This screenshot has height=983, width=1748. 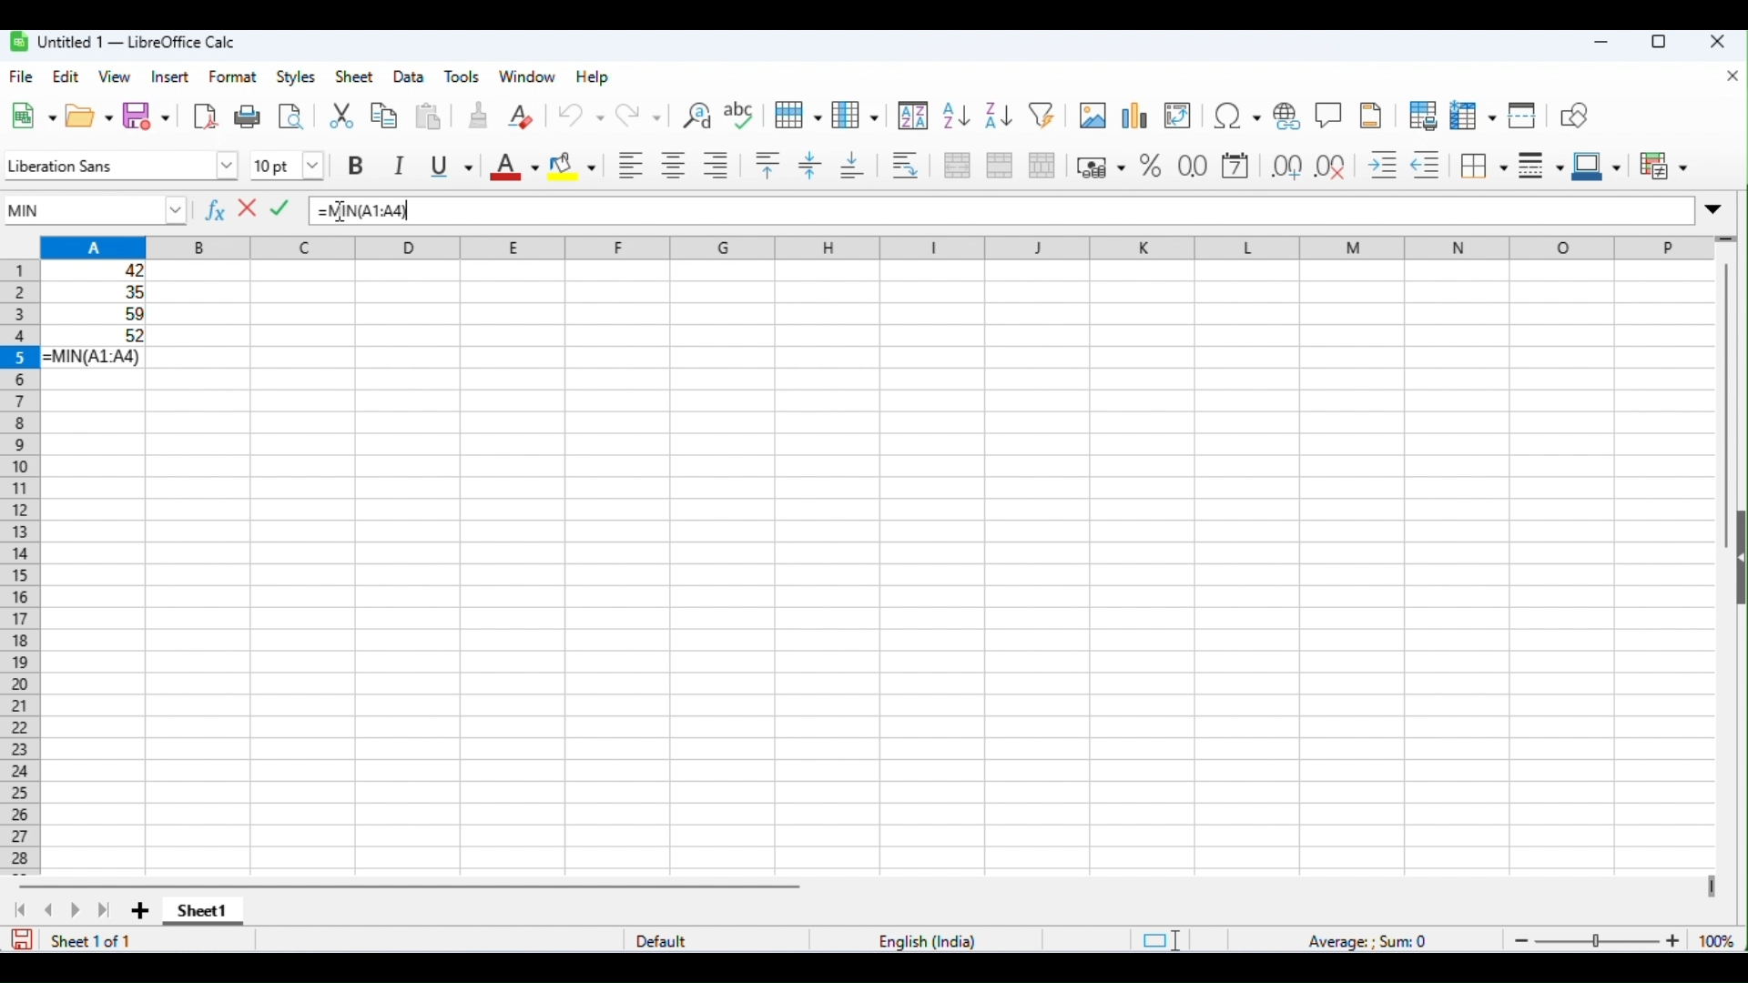 What do you see at coordinates (628, 165) in the screenshot?
I see `align left` at bounding box center [628, 165].